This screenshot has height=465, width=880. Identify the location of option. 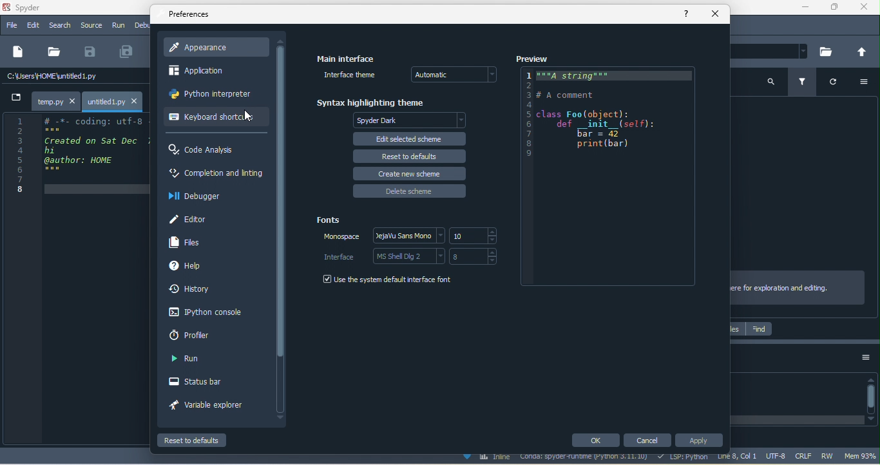
(862, 83).